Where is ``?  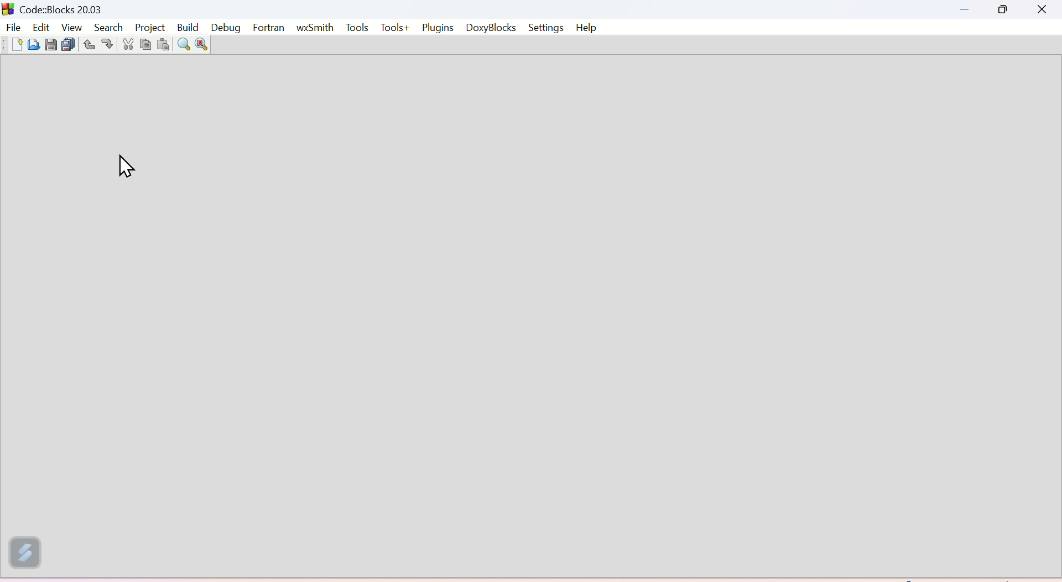  is located at coordinates (7, 8).